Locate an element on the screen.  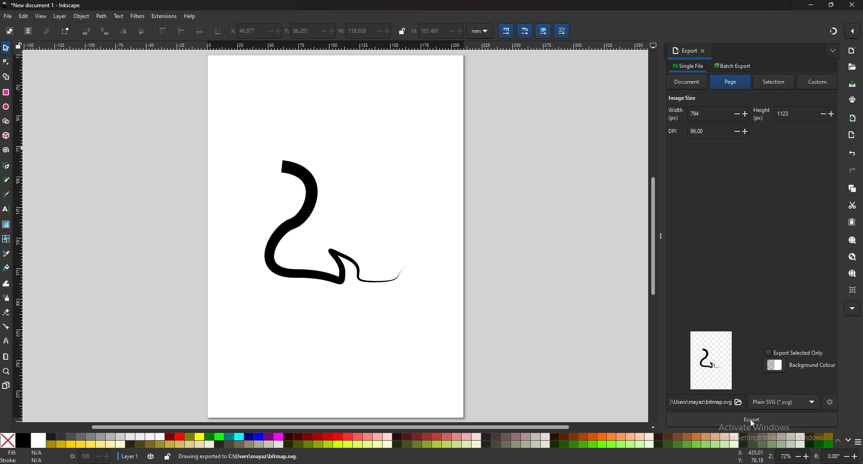
rotate 90 degree ccw is located at coordinates (87, 31).